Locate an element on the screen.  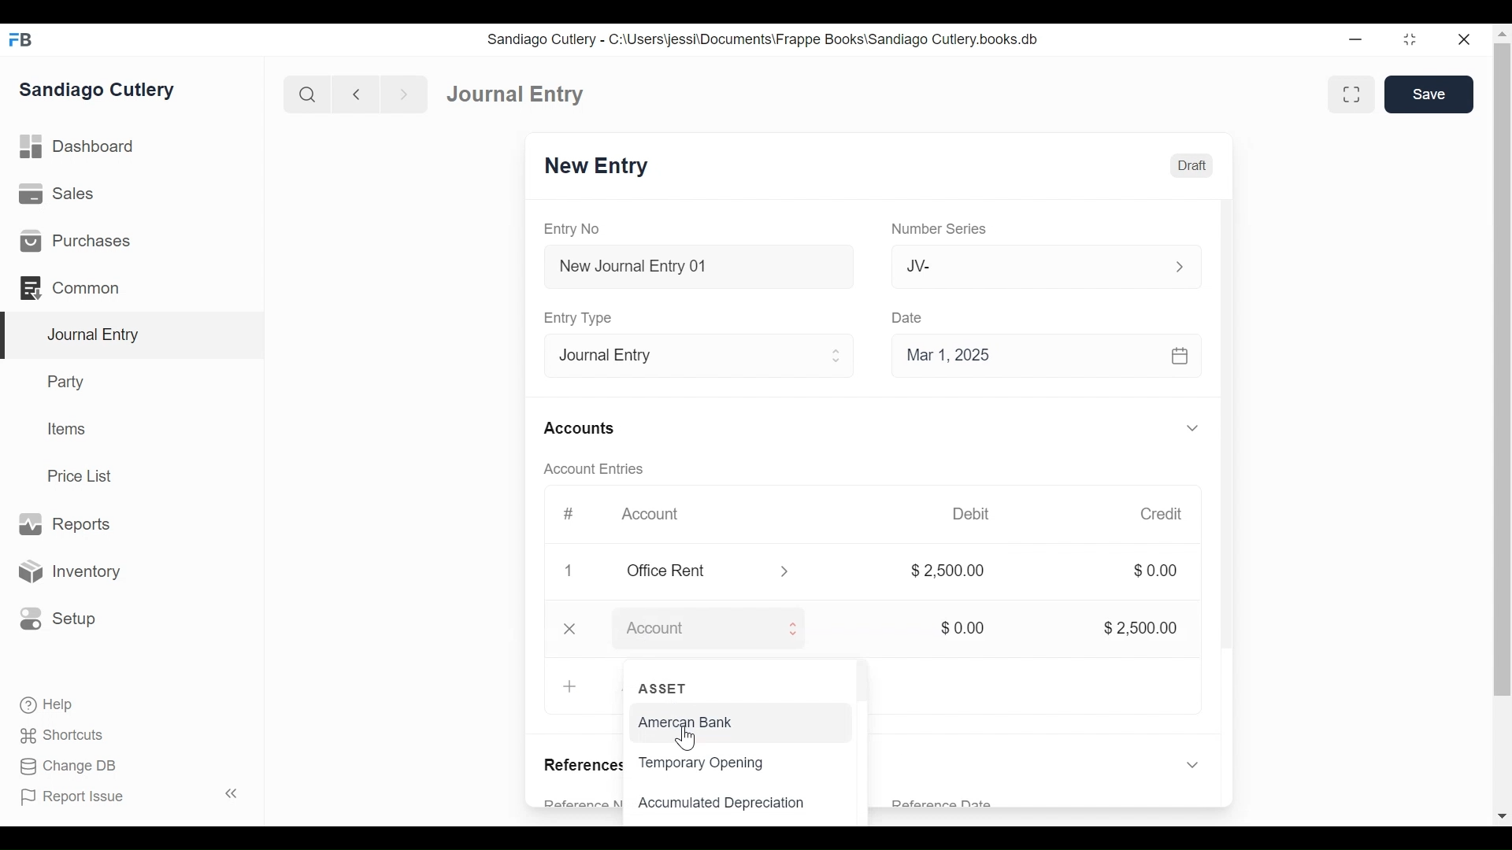
Entry Type is located at coordinates (704, 353).